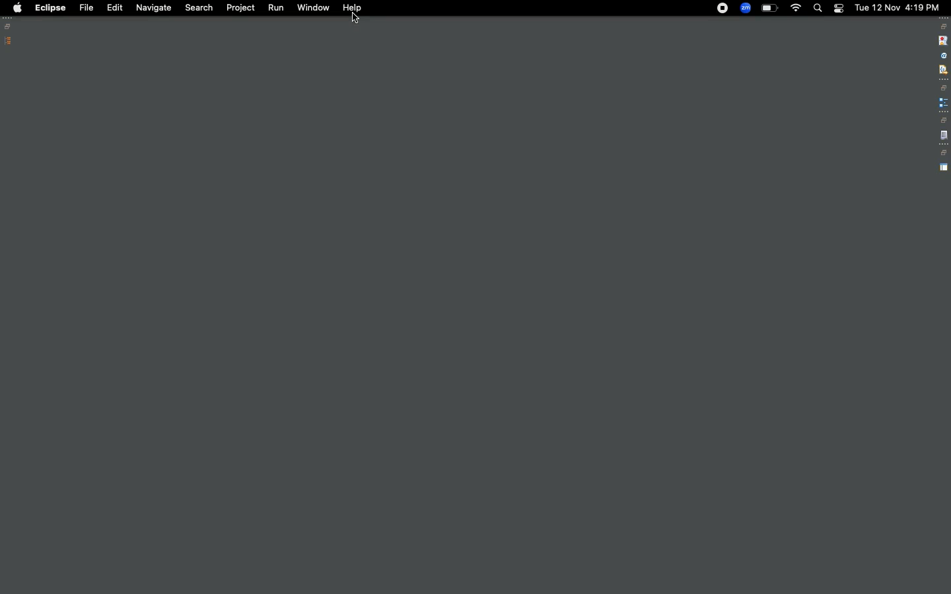 The image size is (951, 594). What do you see at coordinates (944, 88) in the screenshot?
I see `restore` at bounding box center [944, 88].